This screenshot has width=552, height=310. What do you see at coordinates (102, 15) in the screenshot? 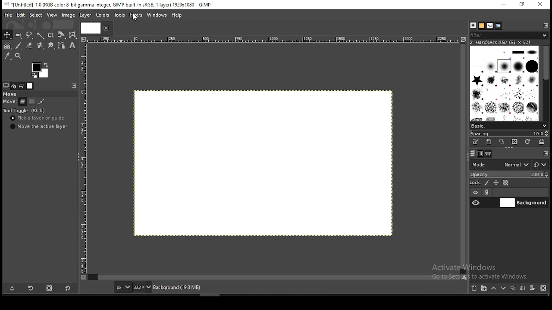
I see `colors` at bounding box center [102, 15].